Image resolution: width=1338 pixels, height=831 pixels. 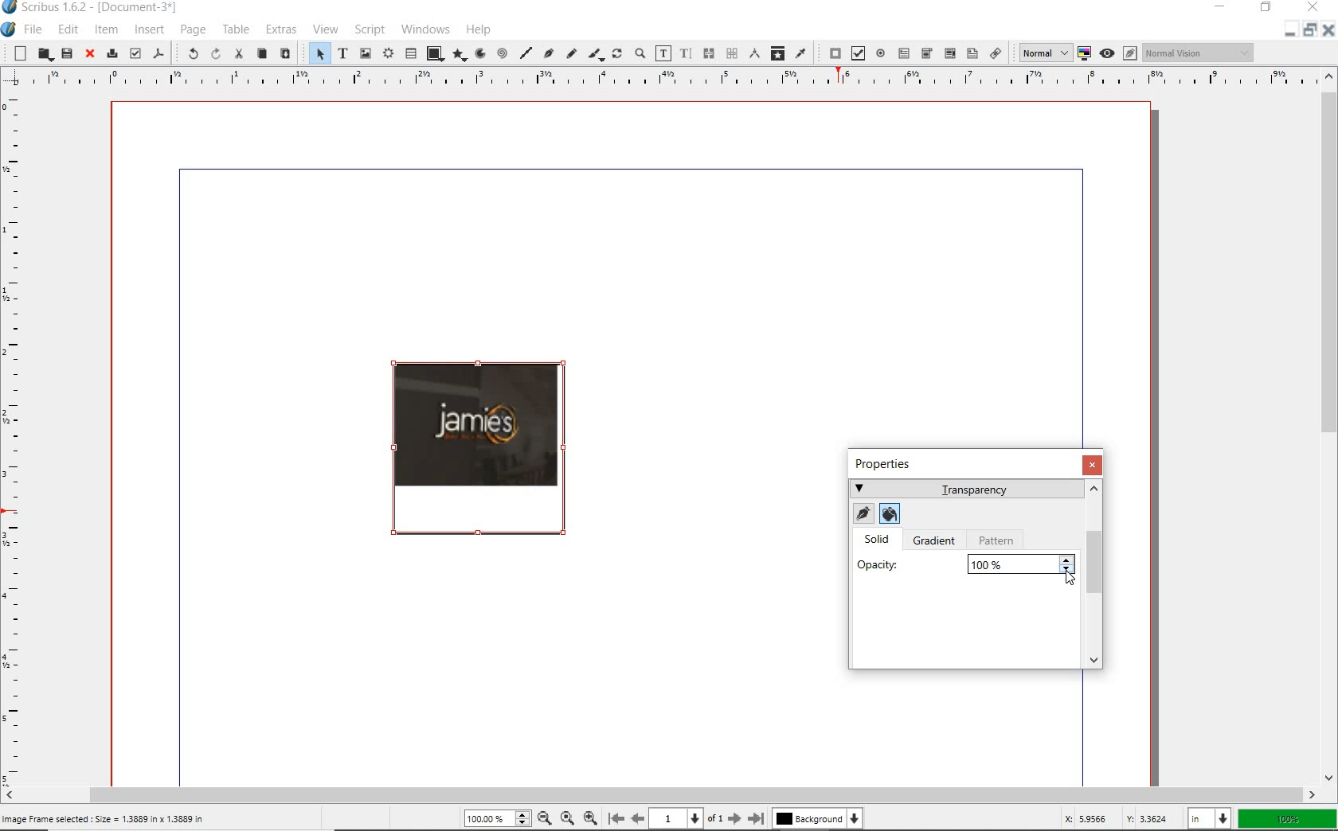 What do you see at coordinates (949, 53) in the screenshot?
I see `pdf combo box` at bounding box center [949, 53].